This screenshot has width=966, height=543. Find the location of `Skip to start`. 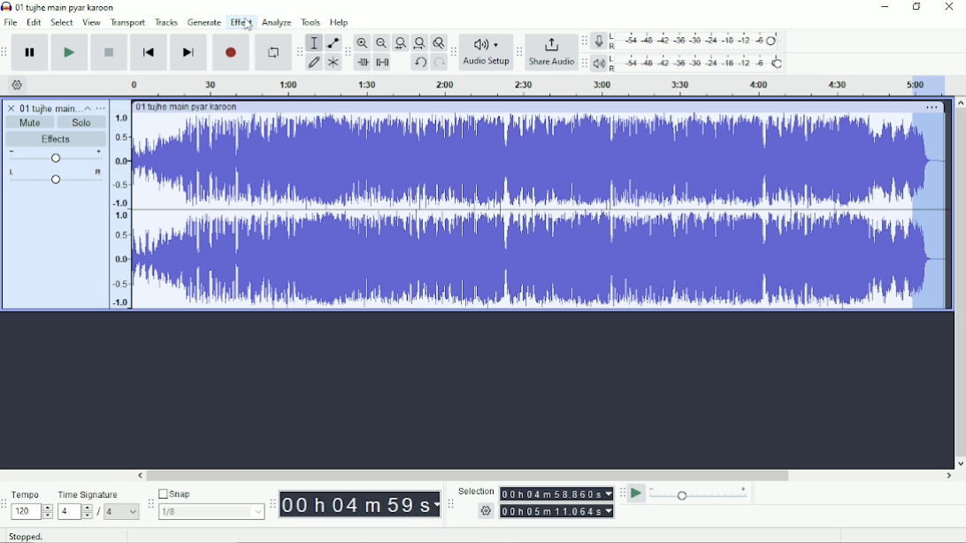

Skip to start is located at coordinates (149, 53).